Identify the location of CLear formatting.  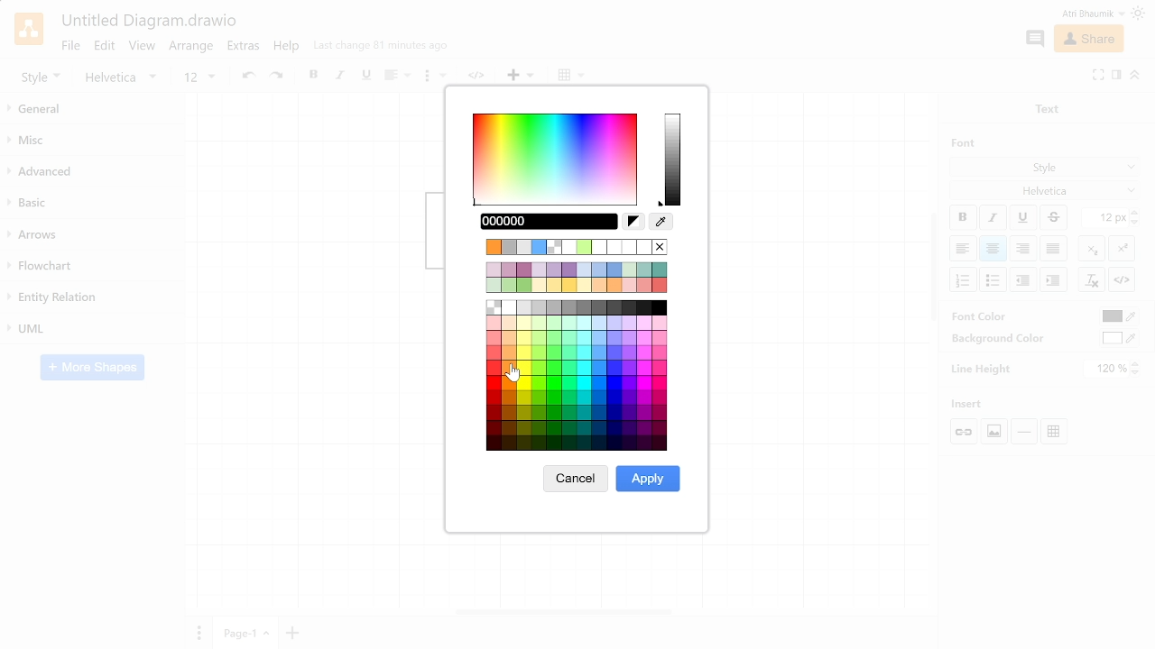
(1091, 280).